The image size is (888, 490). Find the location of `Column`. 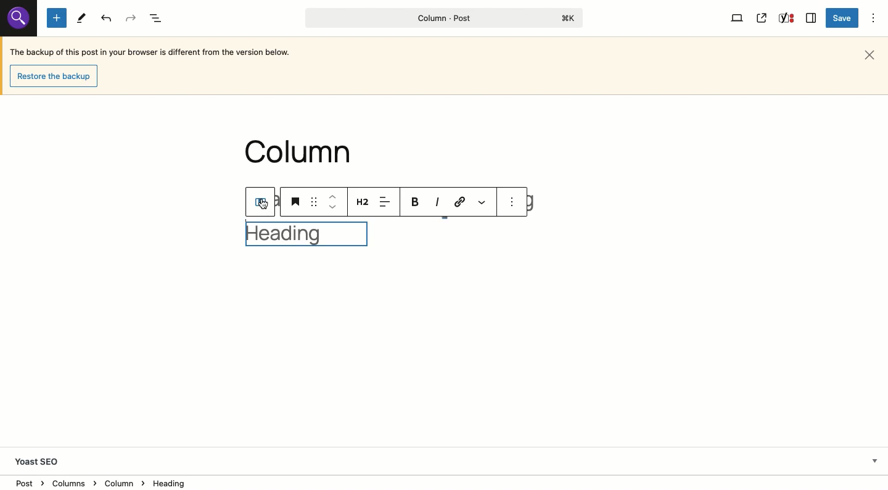

Column is located at coordinates (261, 203).